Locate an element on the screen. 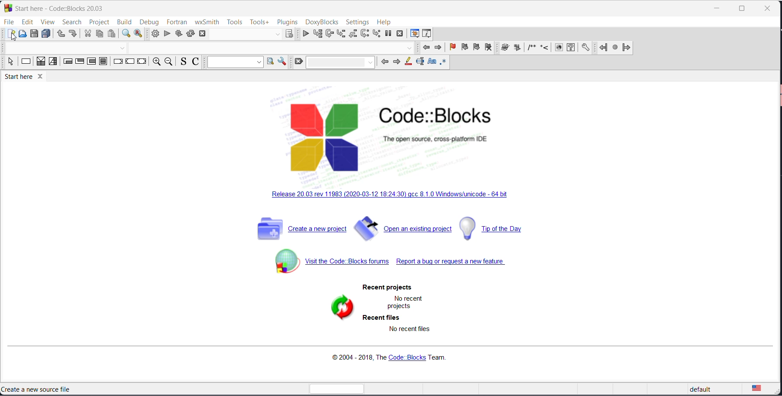 The height and width of the screenshot is (396, 782). Create a new source file is located at coordinates (38, 390).